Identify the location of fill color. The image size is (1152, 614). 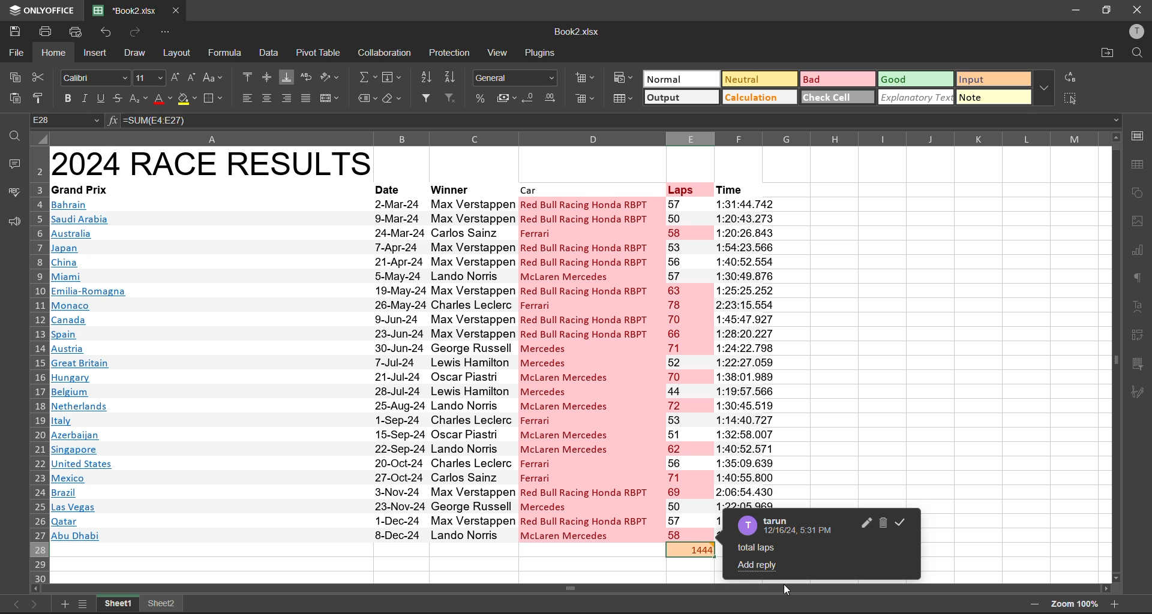
(186, 99).